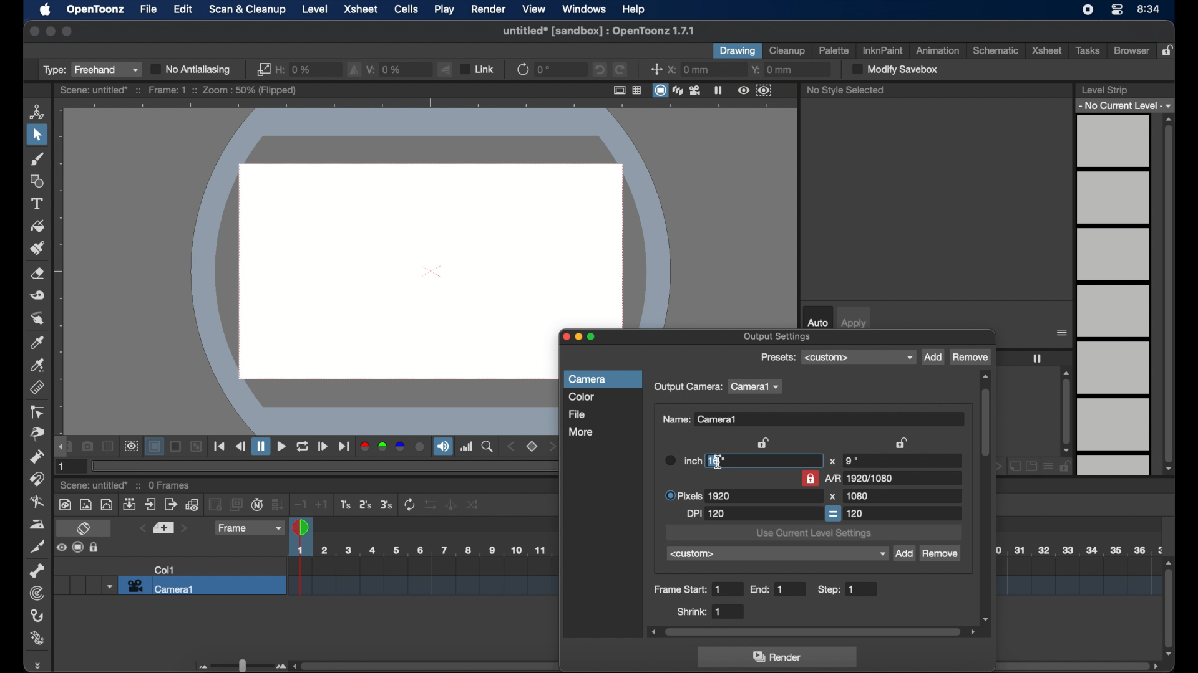 The width and height of the screenshot is (1198, 673). I want to click on skeleton tool, so click(37, 571).